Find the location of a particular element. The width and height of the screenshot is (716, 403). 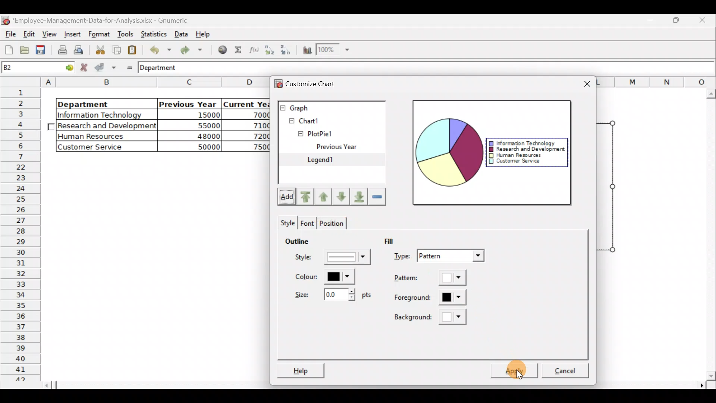

Type is located at coordinates (438, 256).